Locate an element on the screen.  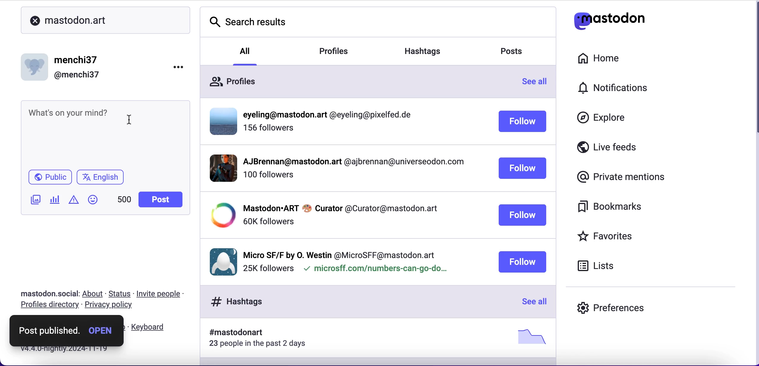
privacy policy is located at coordinates (111, 306).